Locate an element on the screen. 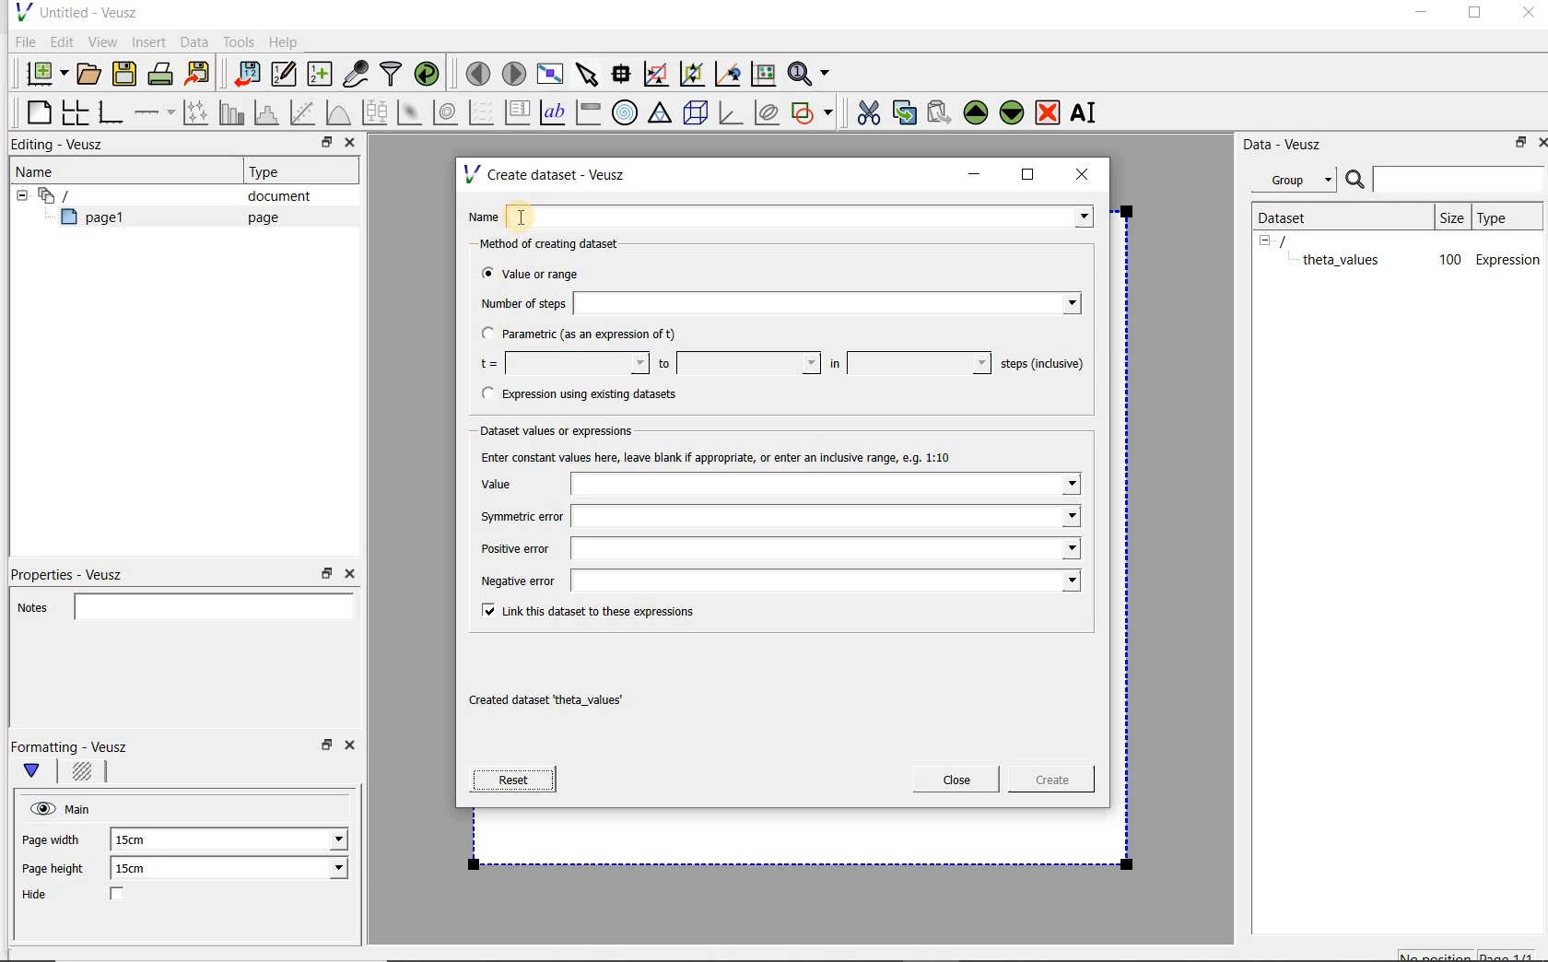  Edit is located at coordinates (61, 41).